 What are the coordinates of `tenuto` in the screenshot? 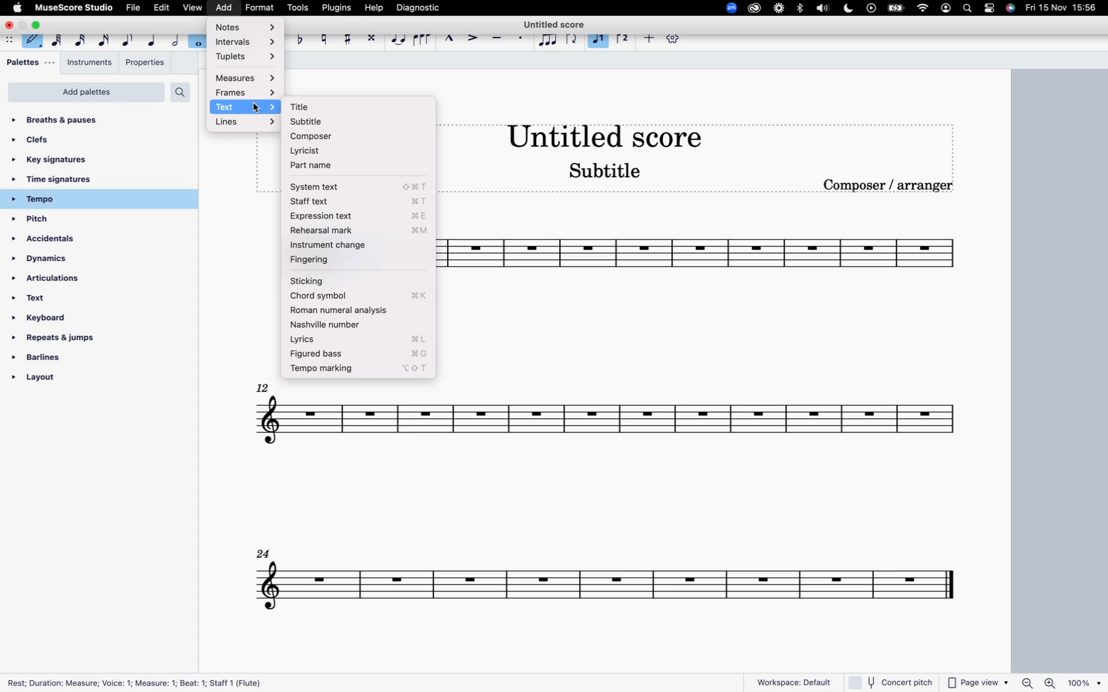 It's located at (496, 38).